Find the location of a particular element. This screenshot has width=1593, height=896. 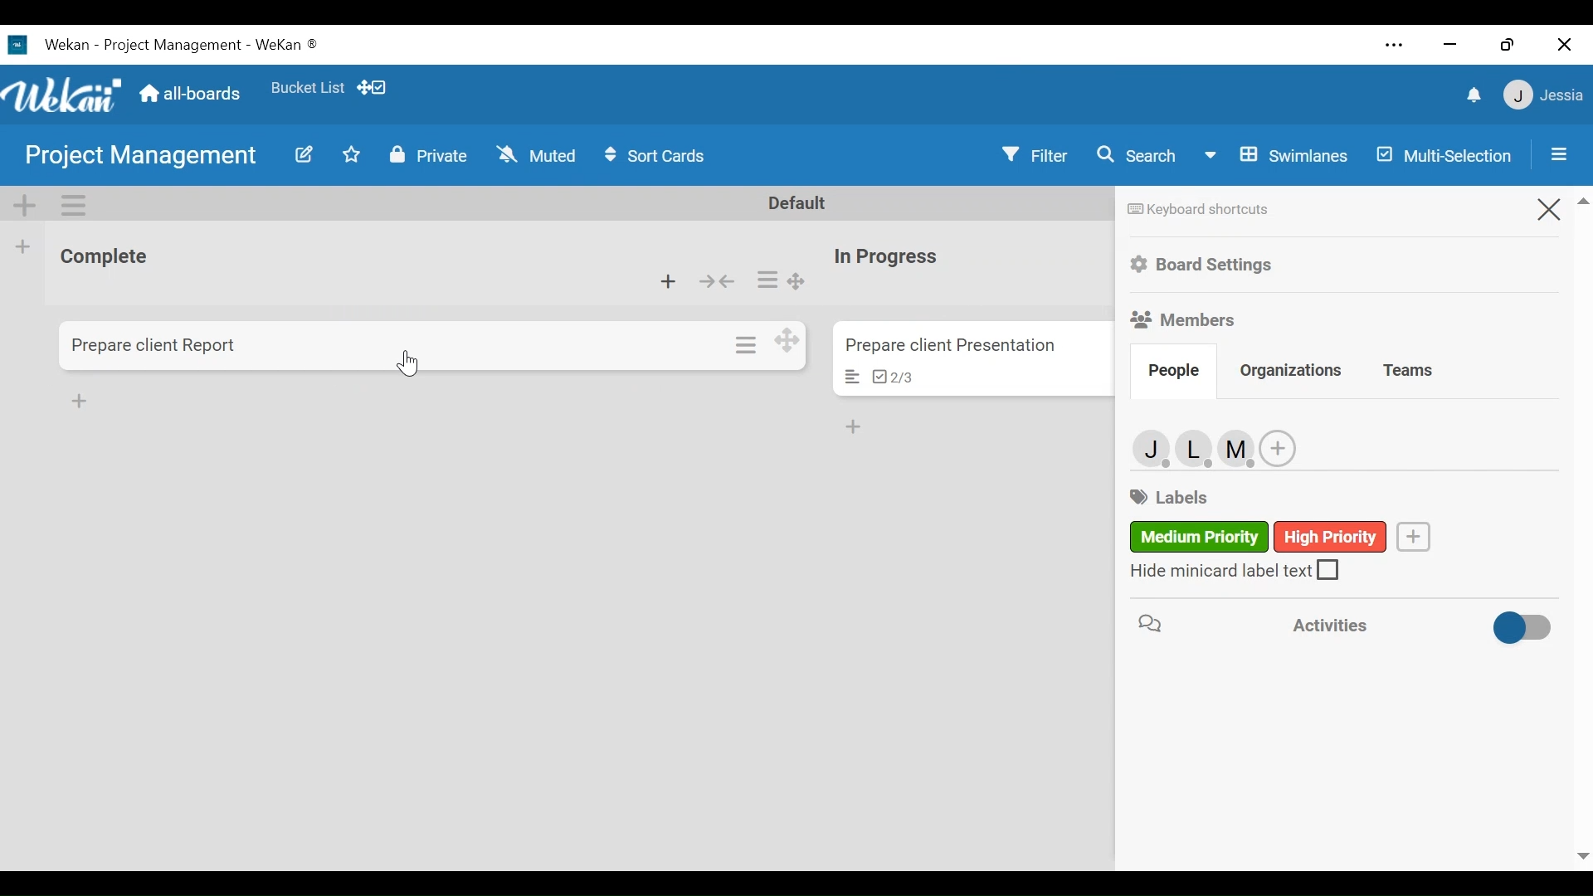

Activities is located at coordinates (1355, 624).